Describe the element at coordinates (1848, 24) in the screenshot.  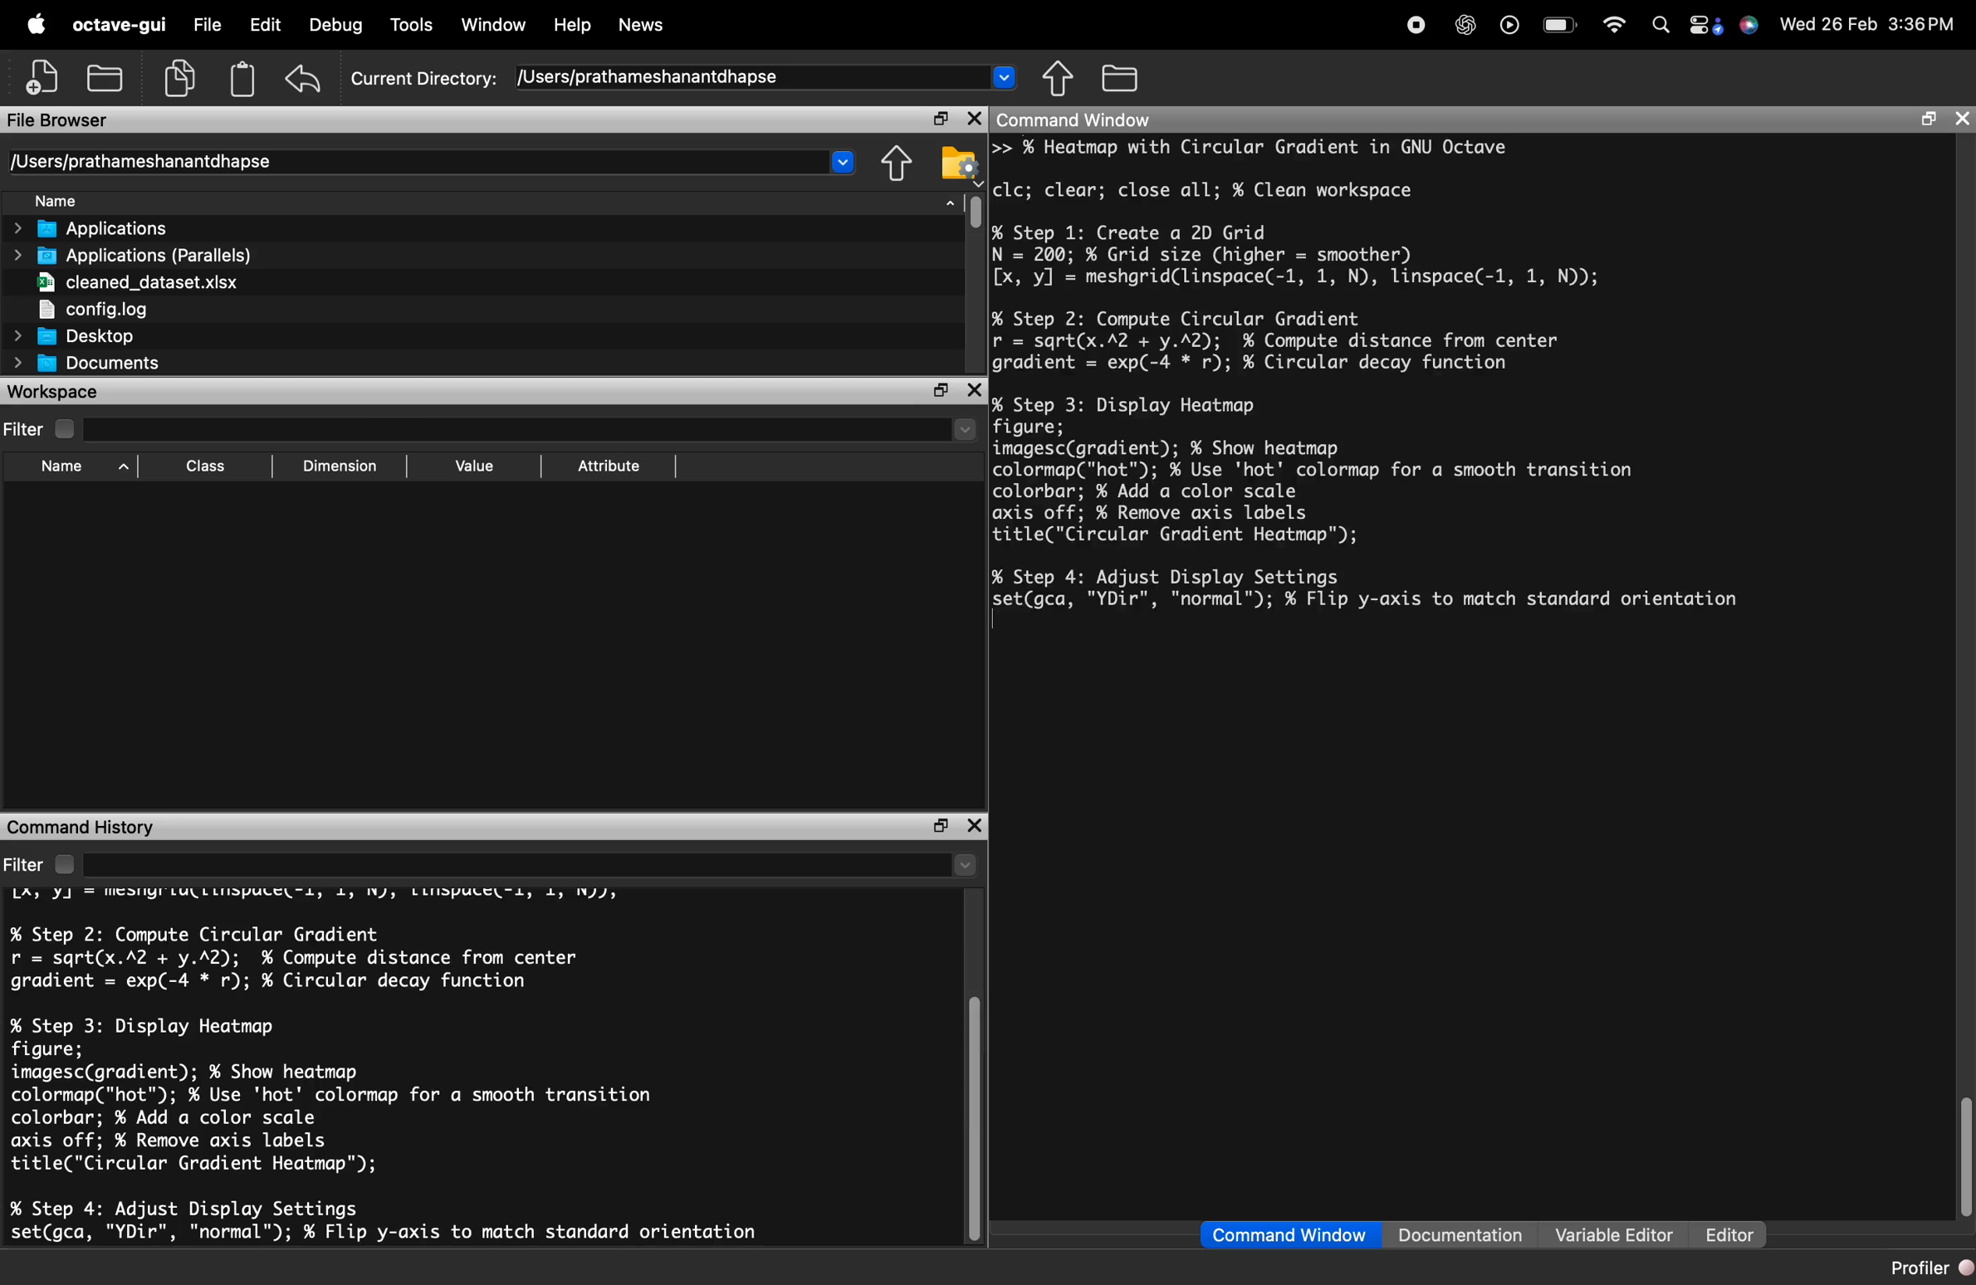
I see `26 Feb` at that location.